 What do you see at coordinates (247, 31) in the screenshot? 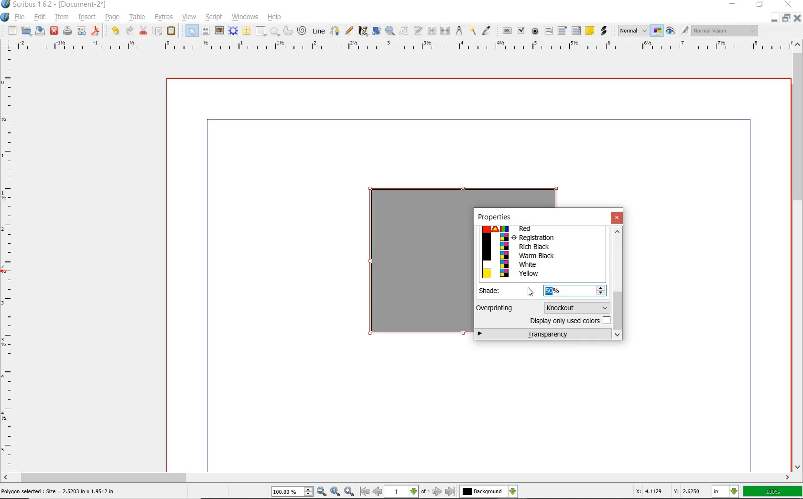
I see `table` at bounding box center [247, 31].